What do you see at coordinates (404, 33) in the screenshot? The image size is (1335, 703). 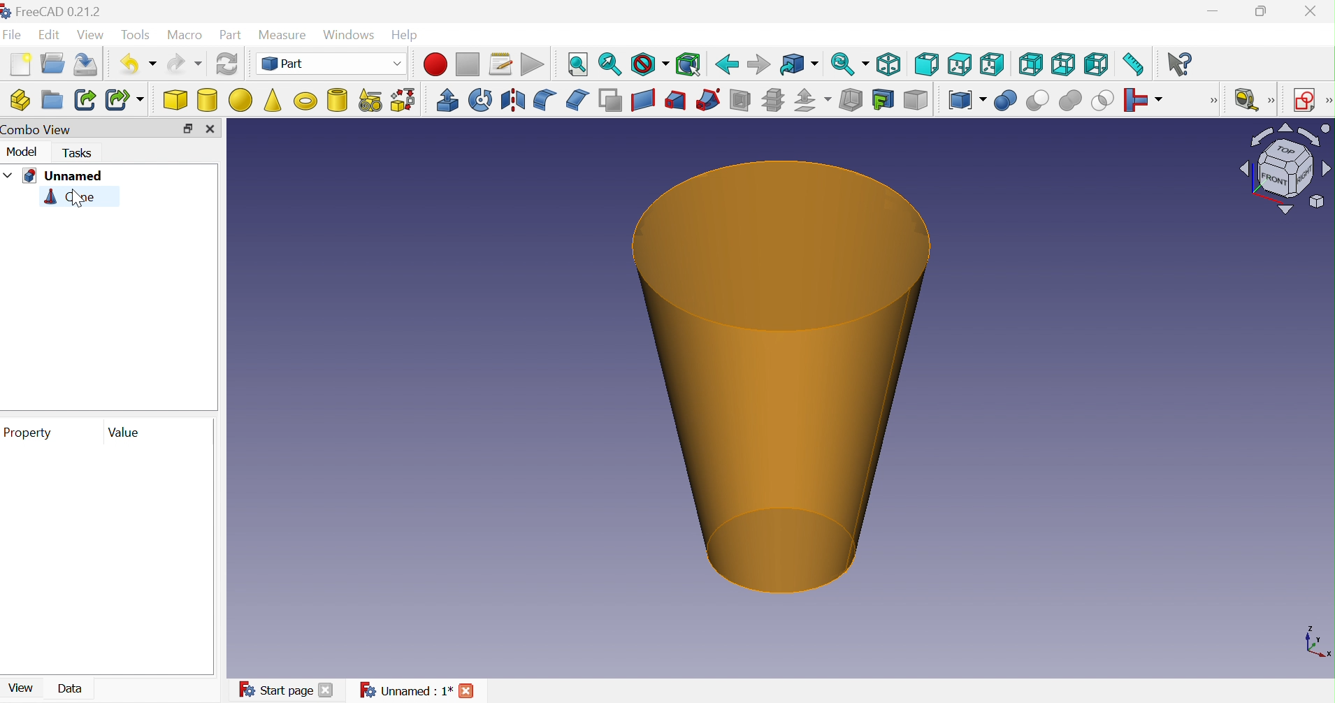 I see `Help` at bounding box center [404, 33].